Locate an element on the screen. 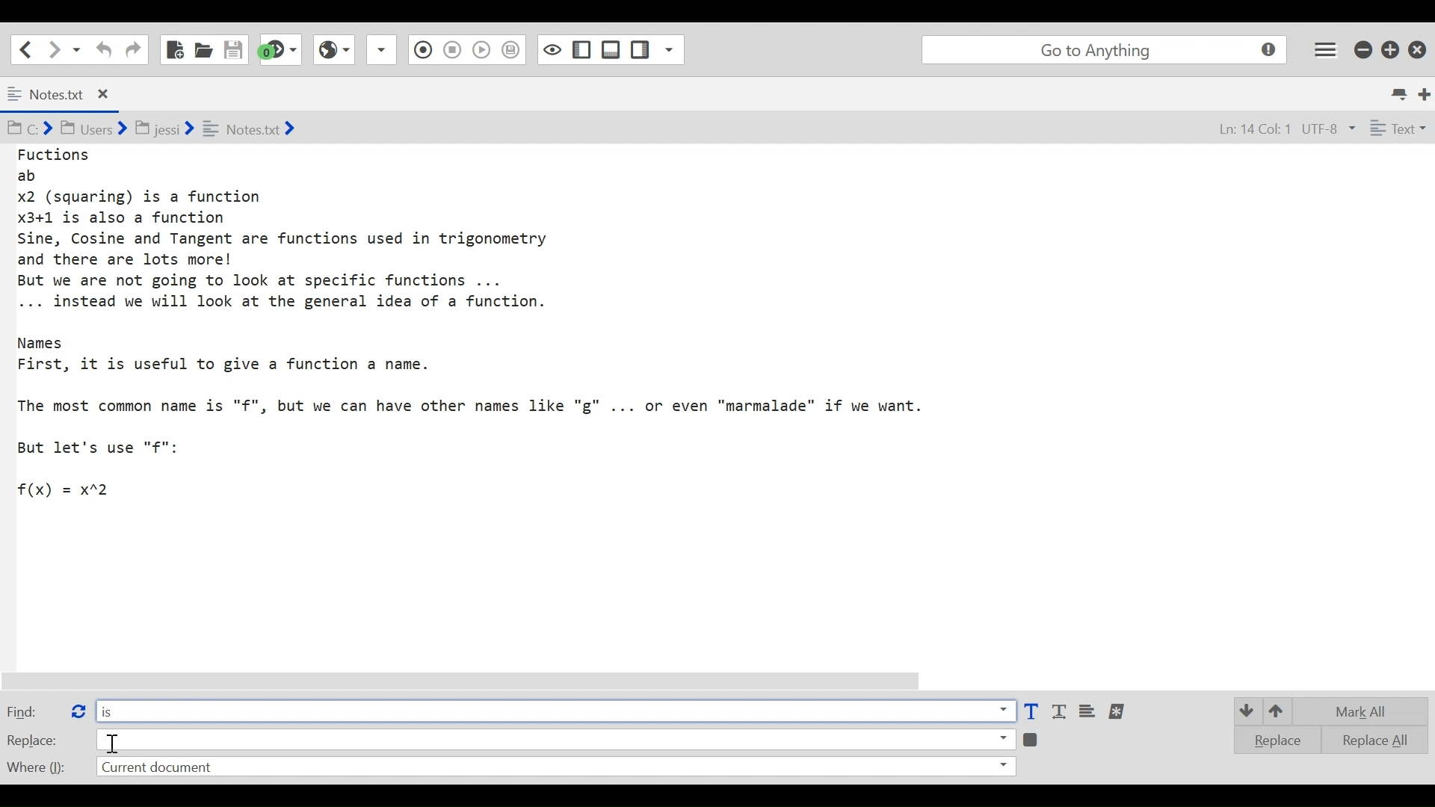  Insertion Cursor is located at coordinates (114, 743).